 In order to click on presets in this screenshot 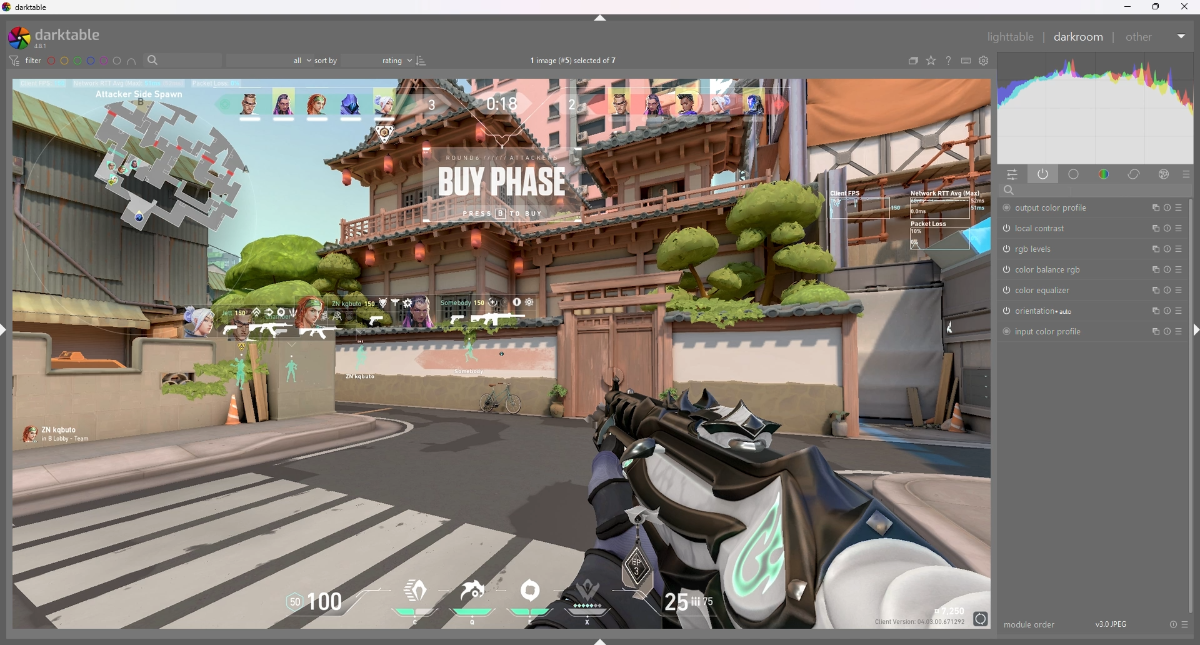, I will do `click(1184, 624)`.